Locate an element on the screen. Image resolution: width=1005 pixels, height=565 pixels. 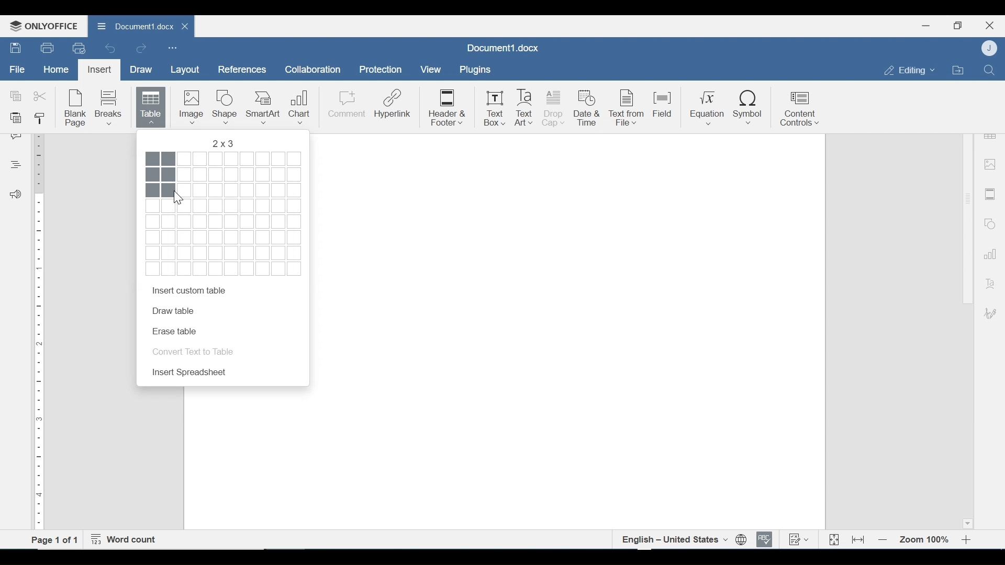
SmartArt is located at coordinates (263, 108).